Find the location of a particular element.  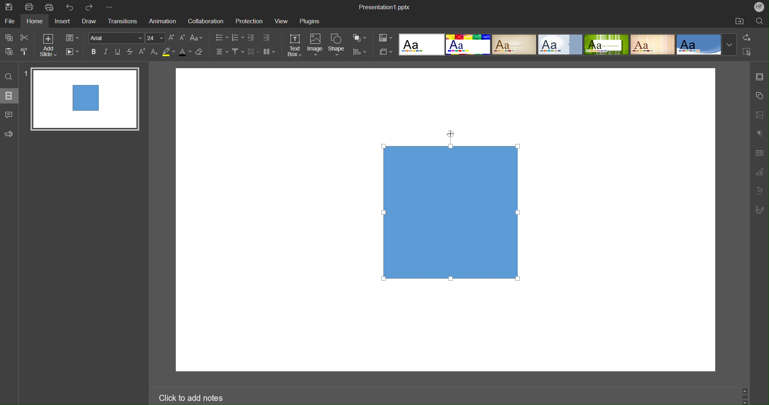

Decrease Indent is located at coordinates (251, 38).